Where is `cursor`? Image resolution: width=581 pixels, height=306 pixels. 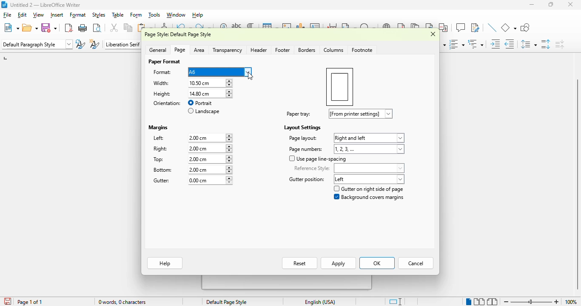 cursor is located at coordinates (250, 76).